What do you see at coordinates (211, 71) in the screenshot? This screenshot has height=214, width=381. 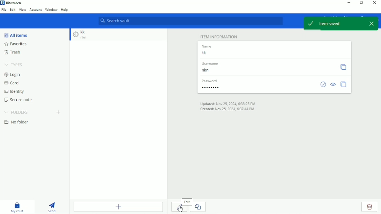 I see `Username` at bounding box center [211, 71].